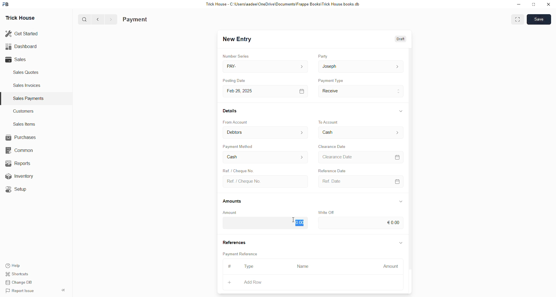 This screenshot has height=297, width=556. What do you see at coordinates (401, 243) in the screenshot?
I see `Show/Hide` at bounding box center [401, 243].